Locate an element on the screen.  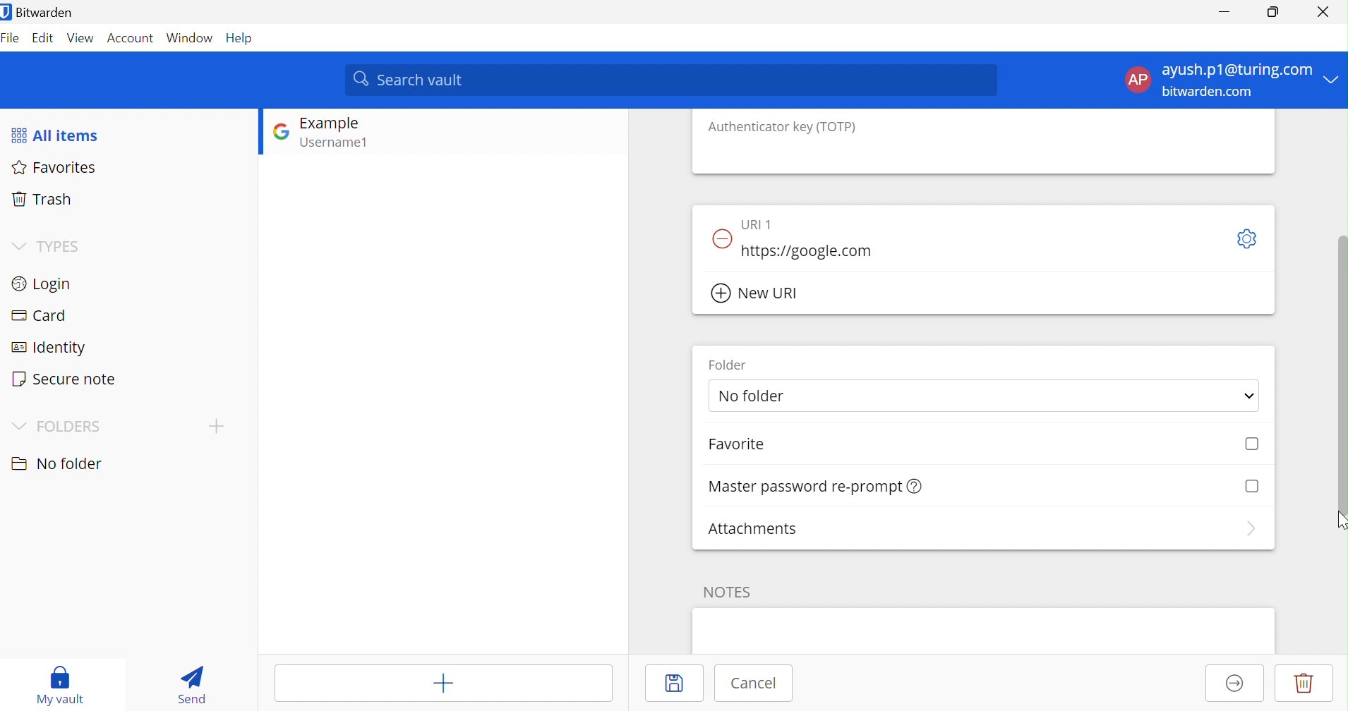
No folder is located at coordinates (756, 395).